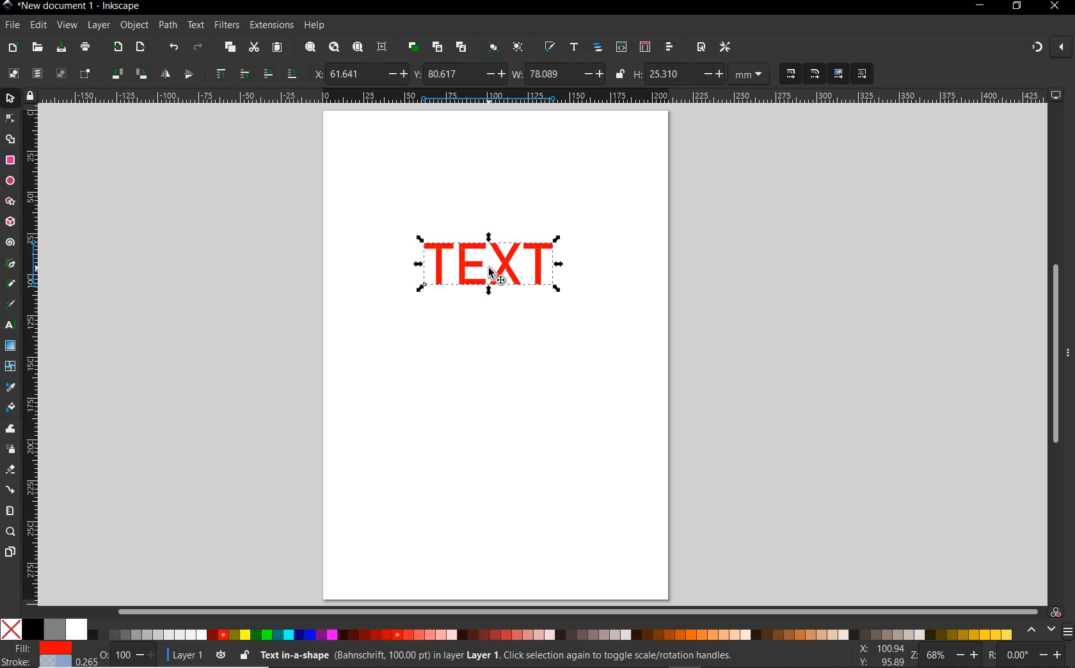  What do you see at coordinates (315, 26) in the screenshot?
I see `help` at bounding box center [315, 26].